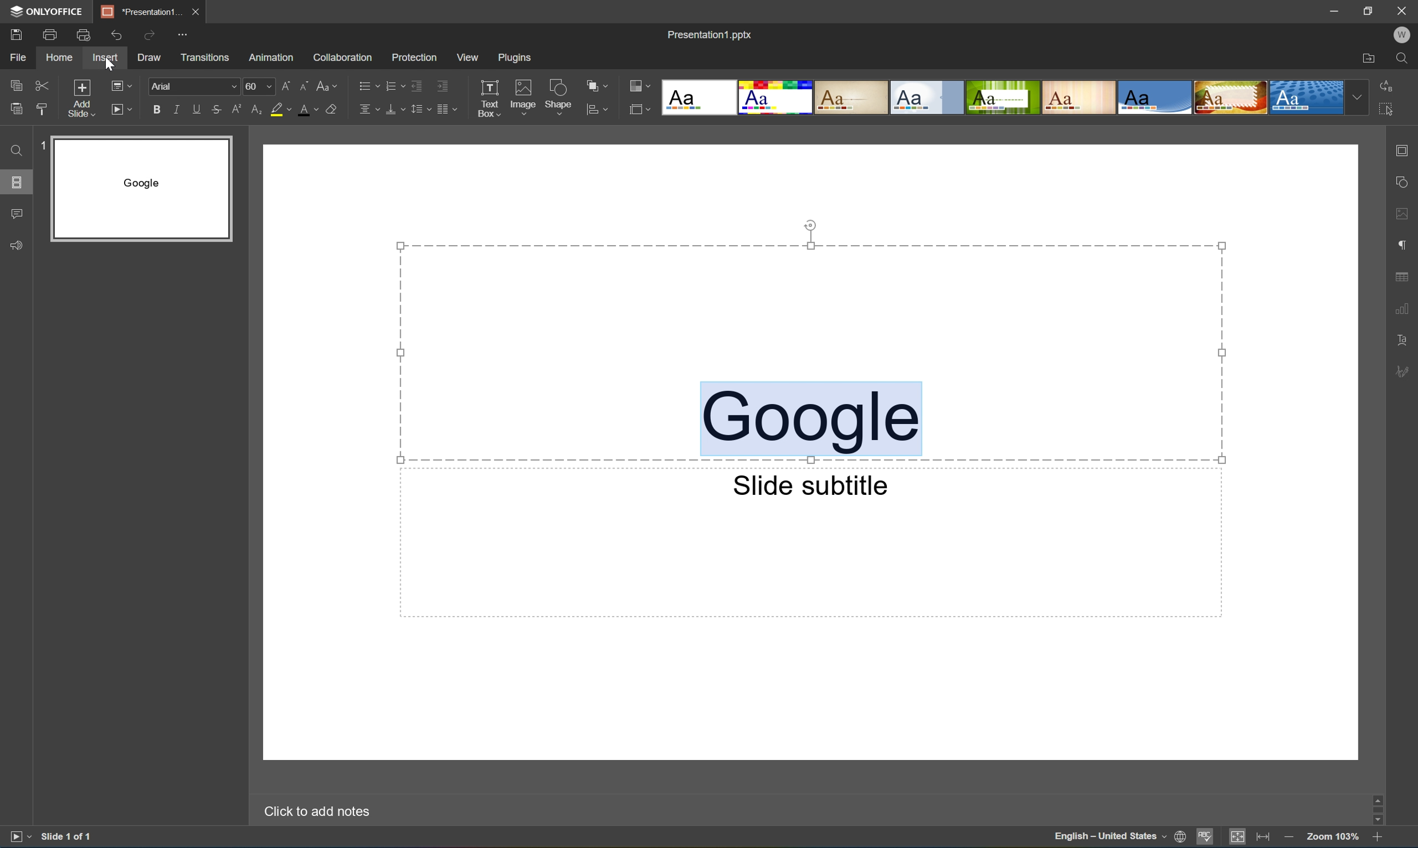 The width and height of the screenshot is (1418, 848). I want to click on Animation, so click(275, 58).